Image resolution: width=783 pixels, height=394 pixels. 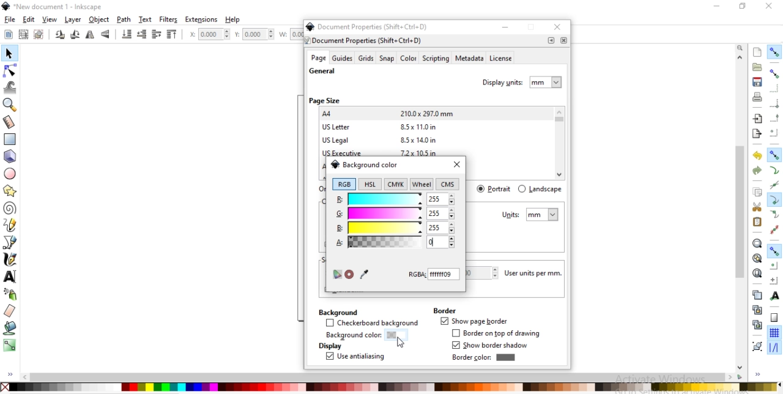 I want to click on rgb, so click(x=344, y=184).